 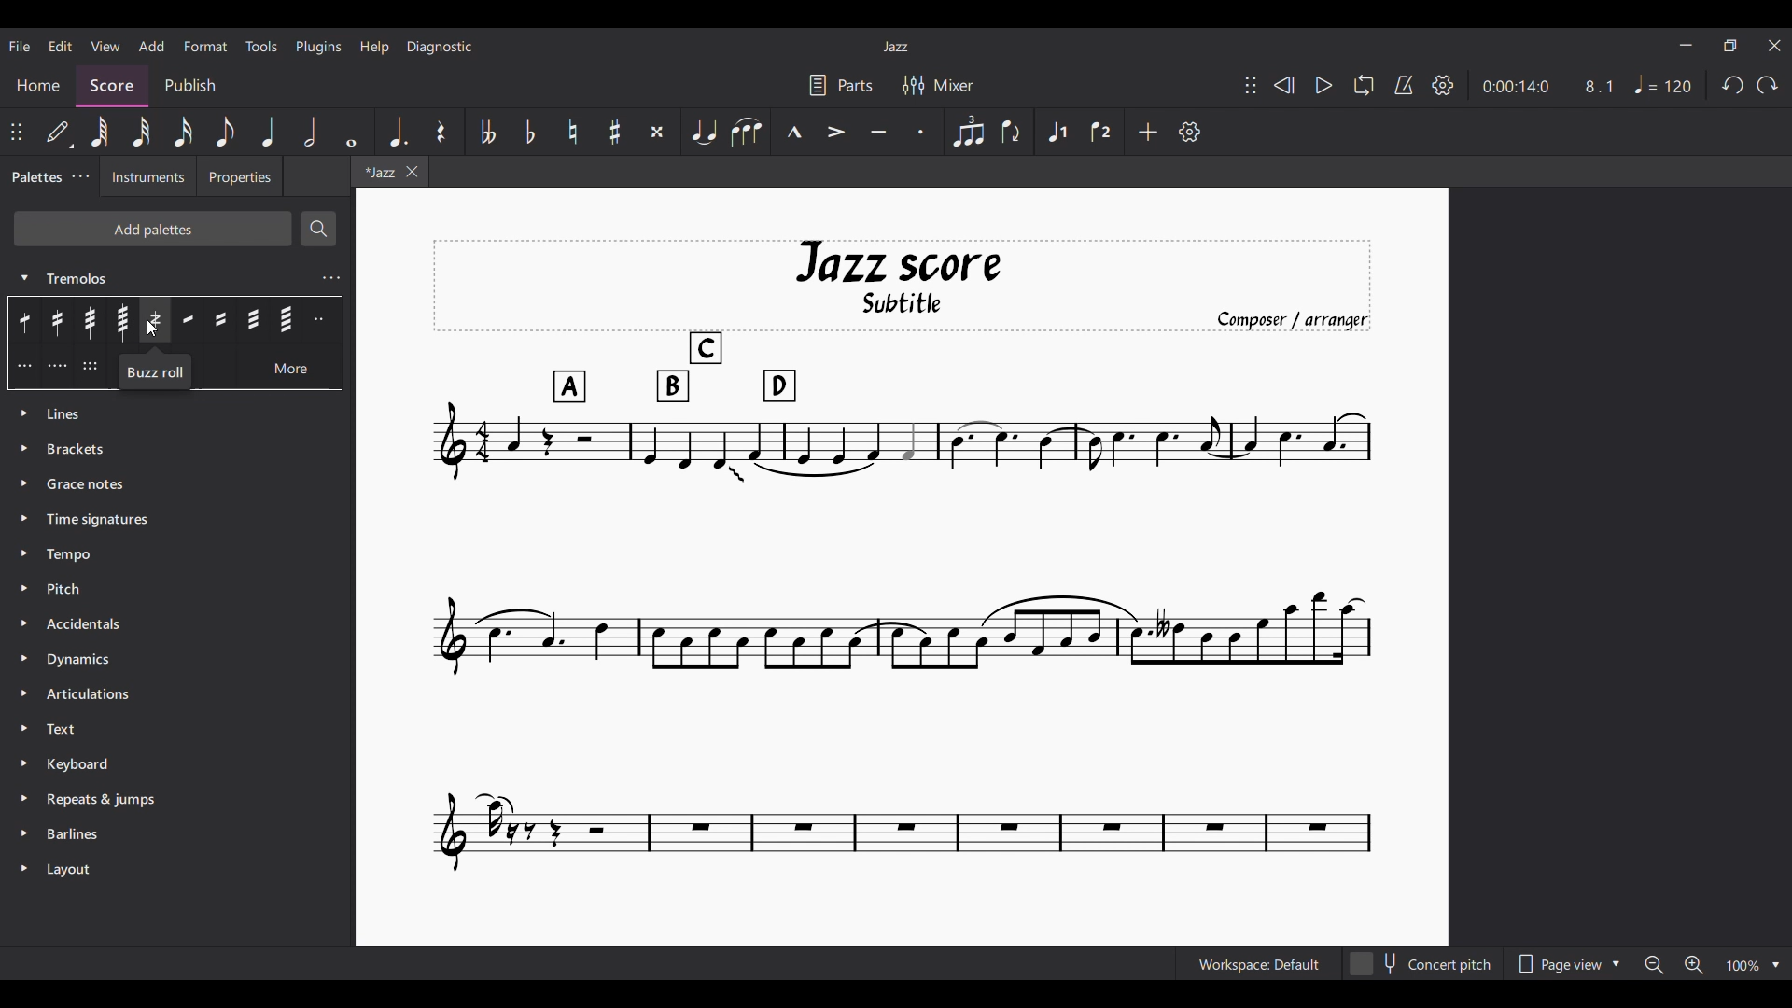 What do you see at coordinates (794, 132) in the screenshot?
I see `Marcato` at bounding box center [794, 132].